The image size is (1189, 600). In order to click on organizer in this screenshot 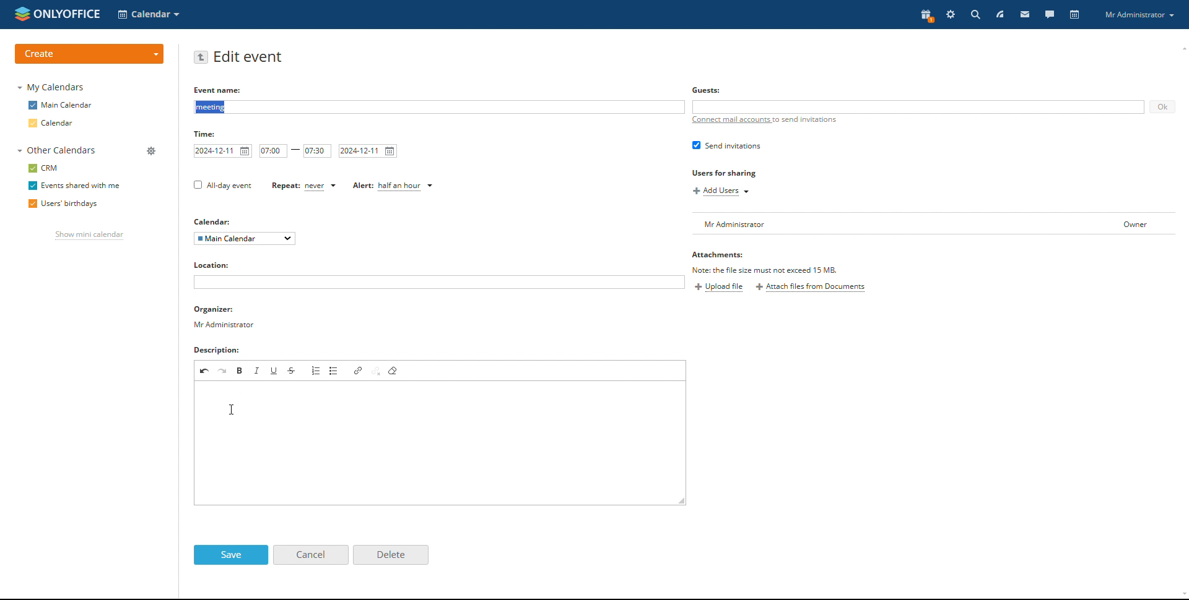, I will do `click(227, 318)`.